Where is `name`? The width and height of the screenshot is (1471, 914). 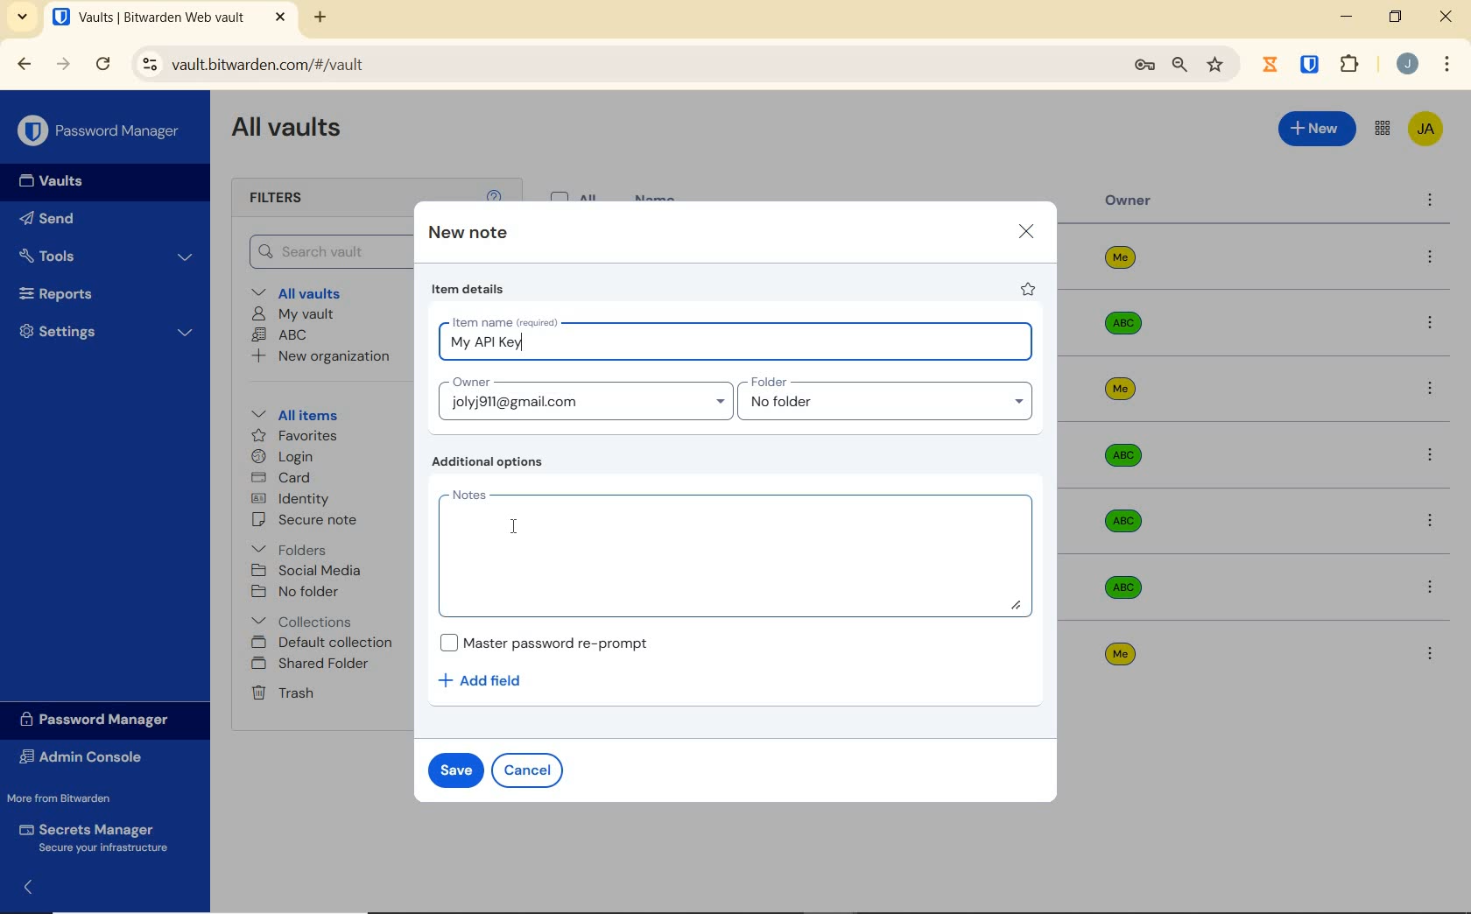 name is located at coordinates (658, 196).